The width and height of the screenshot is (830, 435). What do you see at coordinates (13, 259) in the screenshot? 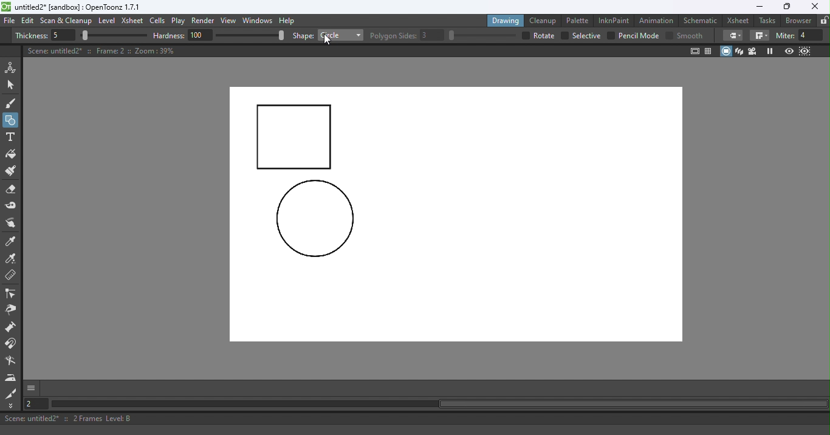
I see `RGB picker tool` at bounding box center [13, 259].